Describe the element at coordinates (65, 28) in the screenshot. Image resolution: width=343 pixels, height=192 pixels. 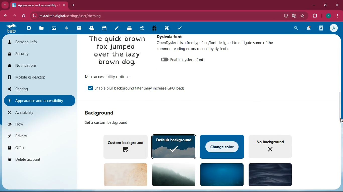
I see `activity` at that location.